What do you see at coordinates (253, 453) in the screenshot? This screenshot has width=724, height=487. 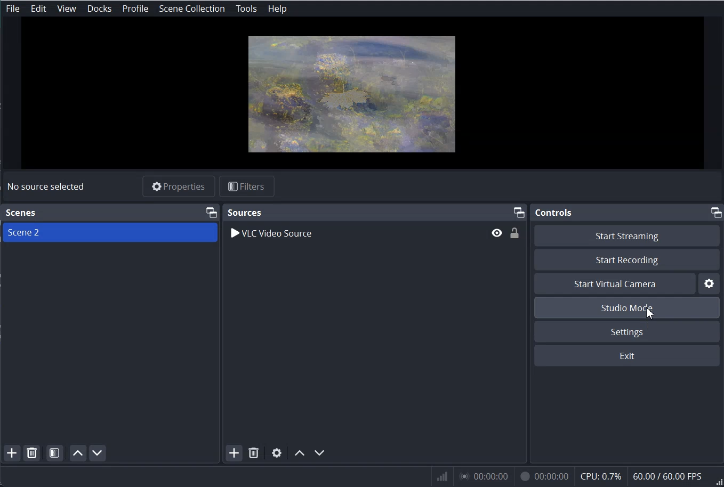 I see `Remove Selected Source` at bounding box center [253, 453].